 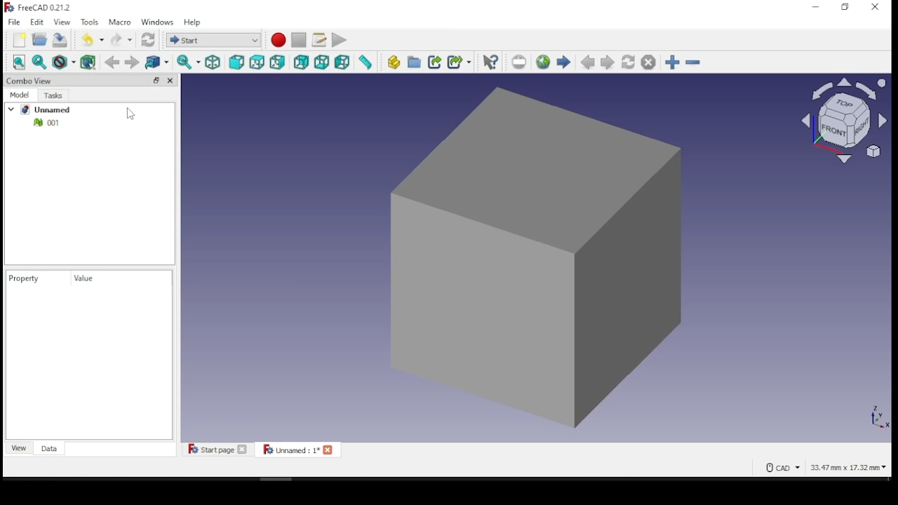 I want to click on switch between workbenches, so click(x=214, y=40).